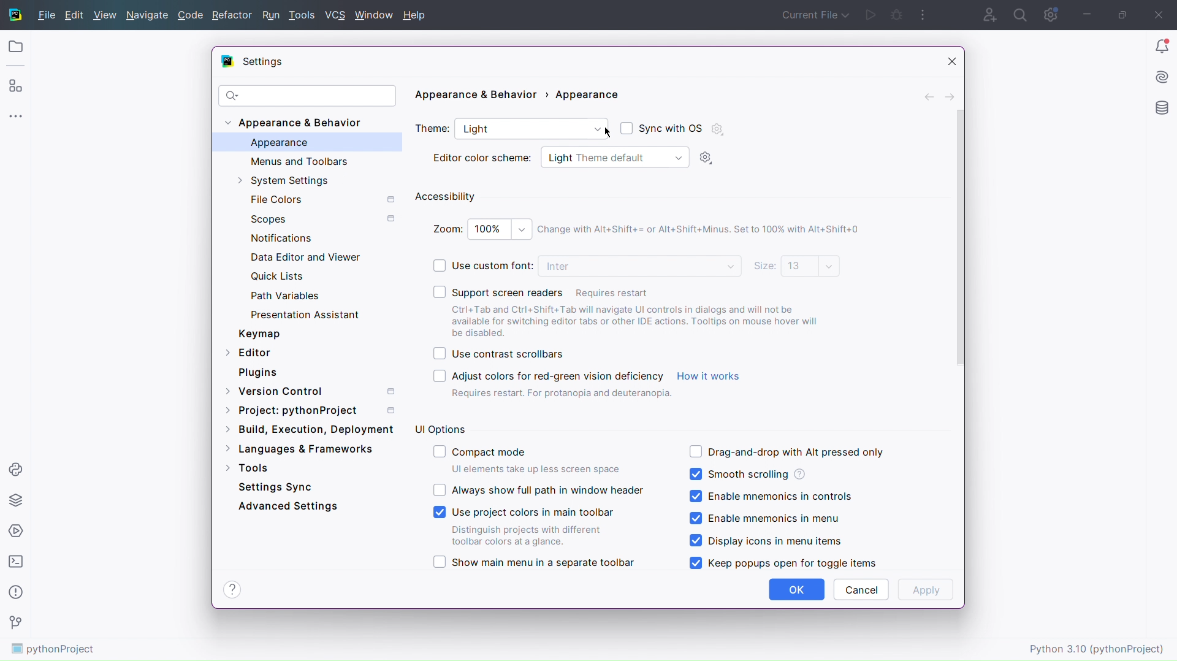 The width and height of the screenshot is (1177, 661). I want to click on More, so click(15, 115).